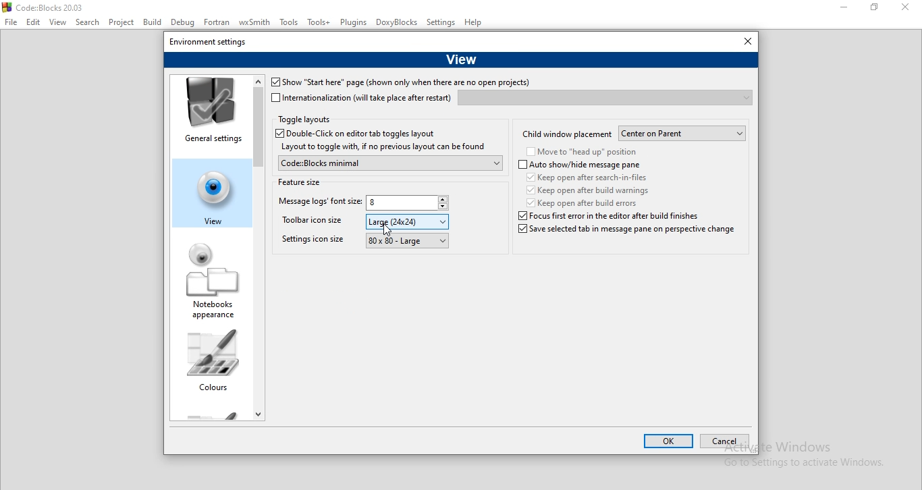 This screenshot has height=490, width=922. I want to click on scroll bar, so click(259, 246).